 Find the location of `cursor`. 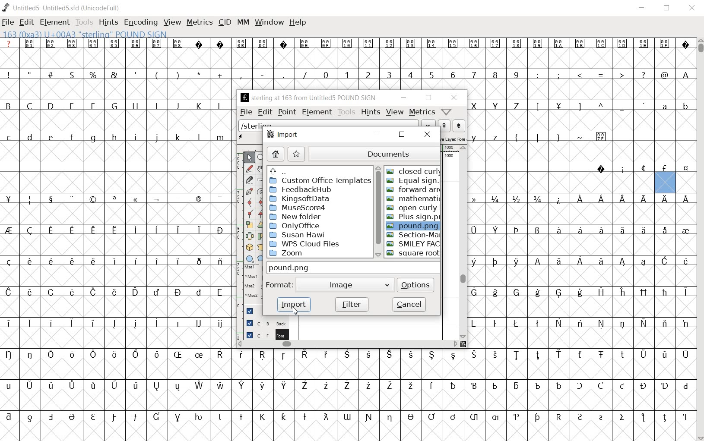

cursor is located at coordinates (296, 311).